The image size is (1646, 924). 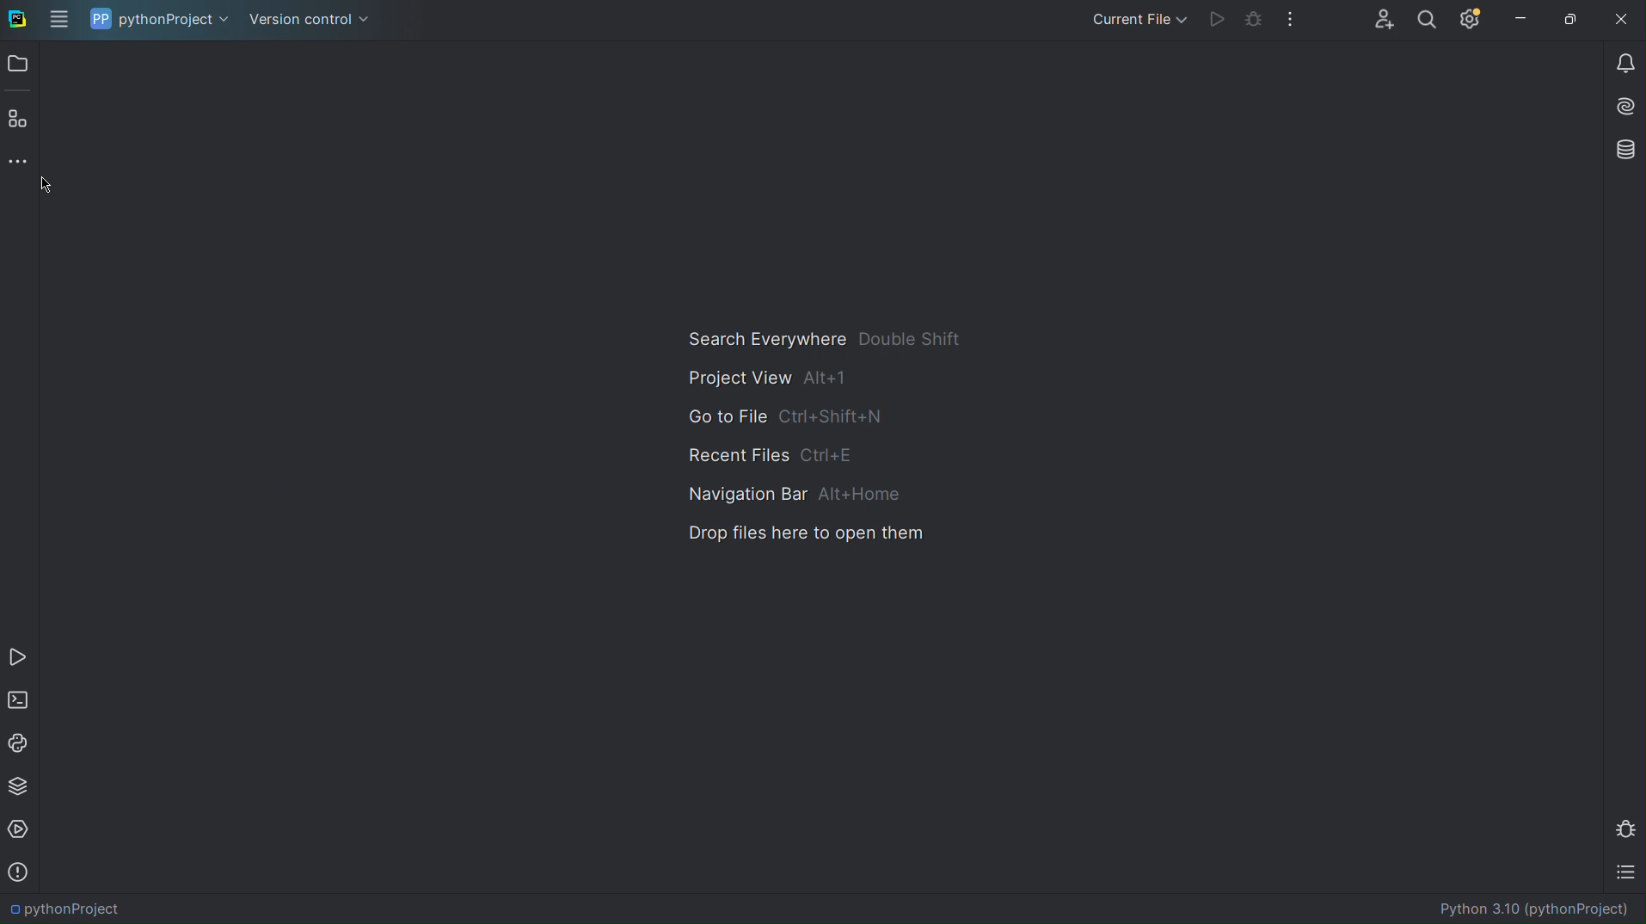 I want to click on AI Assistant, so click(x=1622, y=107).